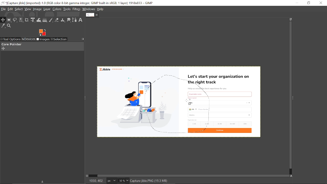  What do you see at coordinates (57, 20) in the screenshot?
I see `Eraser tool` at bounding box center [57, 20].